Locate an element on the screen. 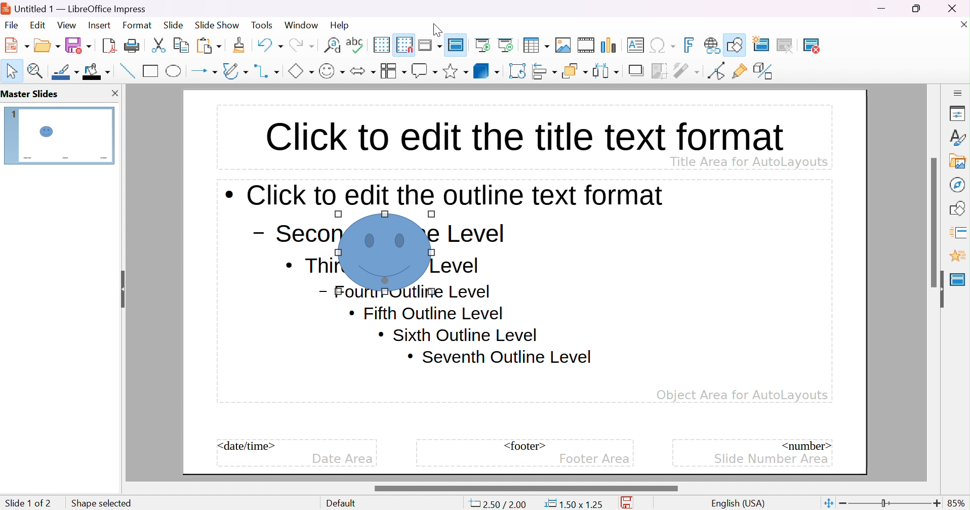 The width and height of the screenshot is (970, 510). slide is located at coordinates (65, 136).